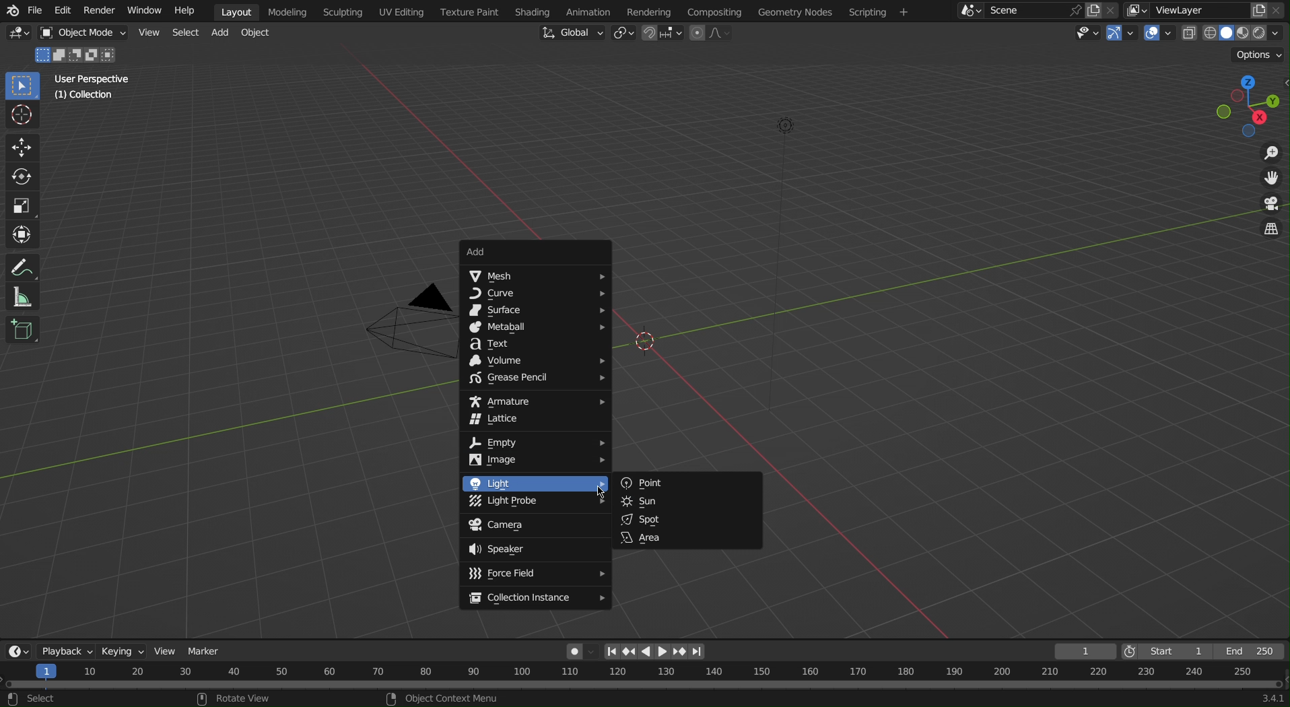  What do you see at coordinates (687, 502) in the screenshot?
I see `Sun` at bounding box center [687, 502].